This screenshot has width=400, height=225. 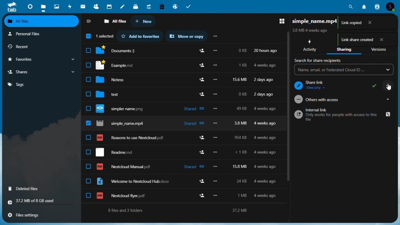 I want to click on Upgrade, so click(x=149, y=6).